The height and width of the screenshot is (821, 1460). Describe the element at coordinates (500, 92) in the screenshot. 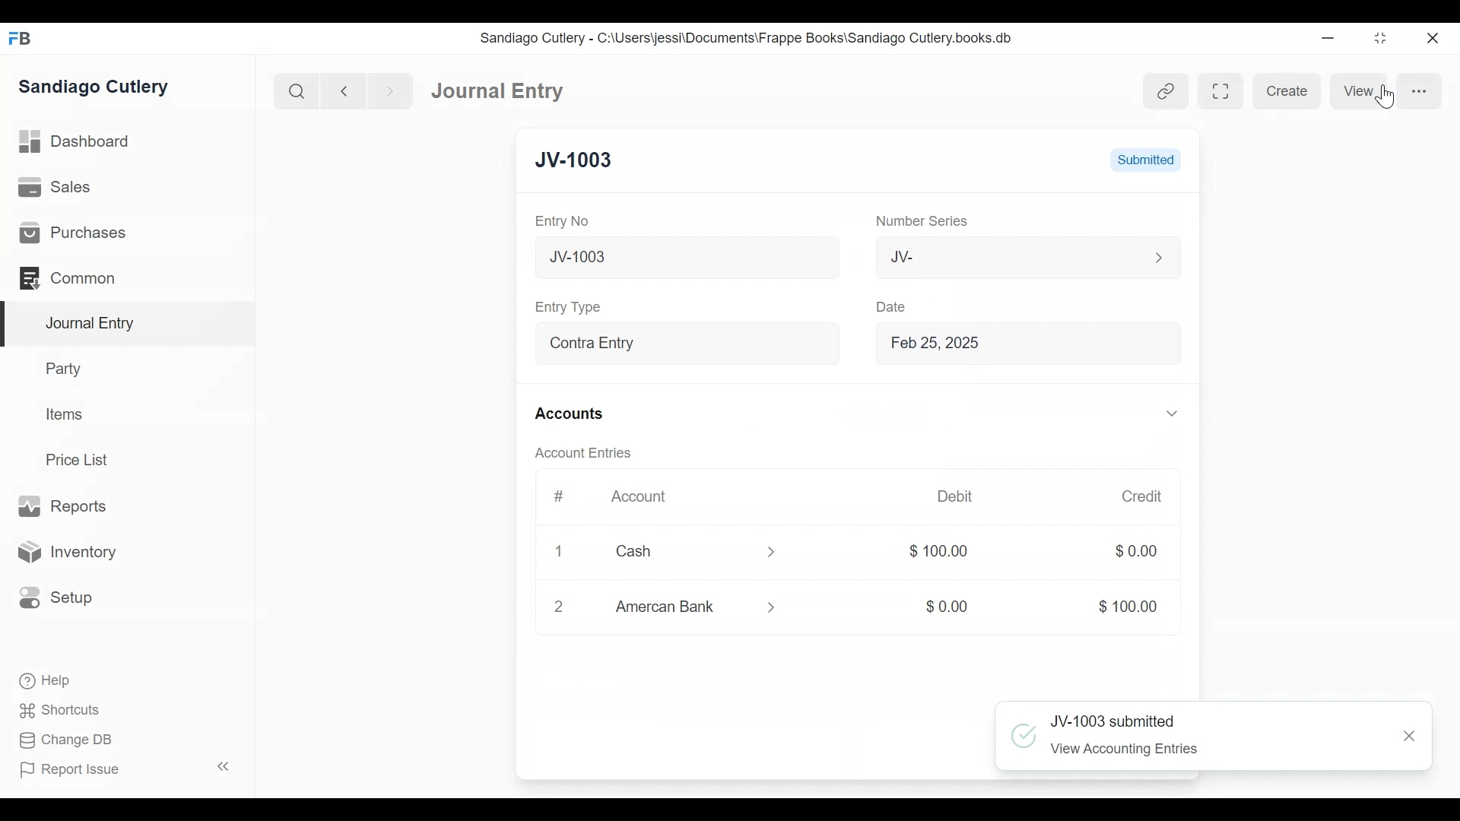

I see `Journal Entry` at that location.